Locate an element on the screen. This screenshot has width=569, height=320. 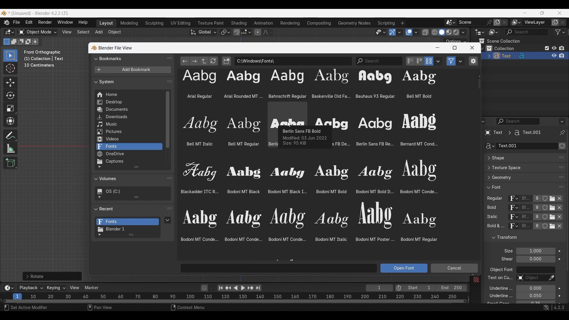
Play animation is located at coordinates (239, 288).